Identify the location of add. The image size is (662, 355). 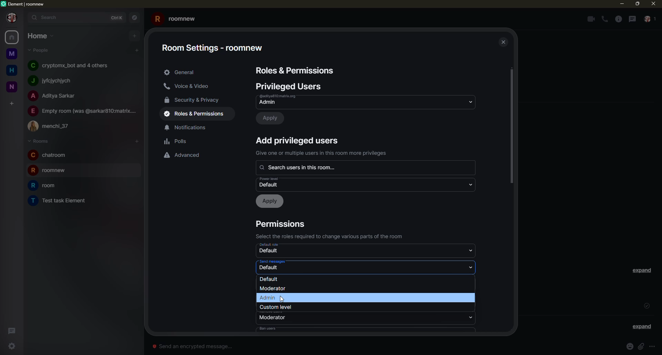
(13, 103).